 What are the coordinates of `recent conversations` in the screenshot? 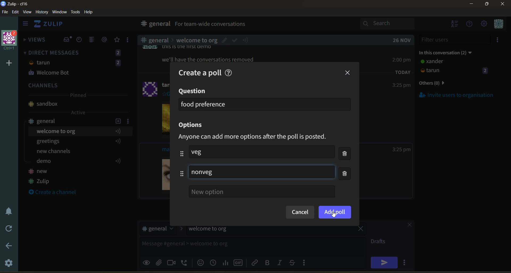 It's located at (81, 40).